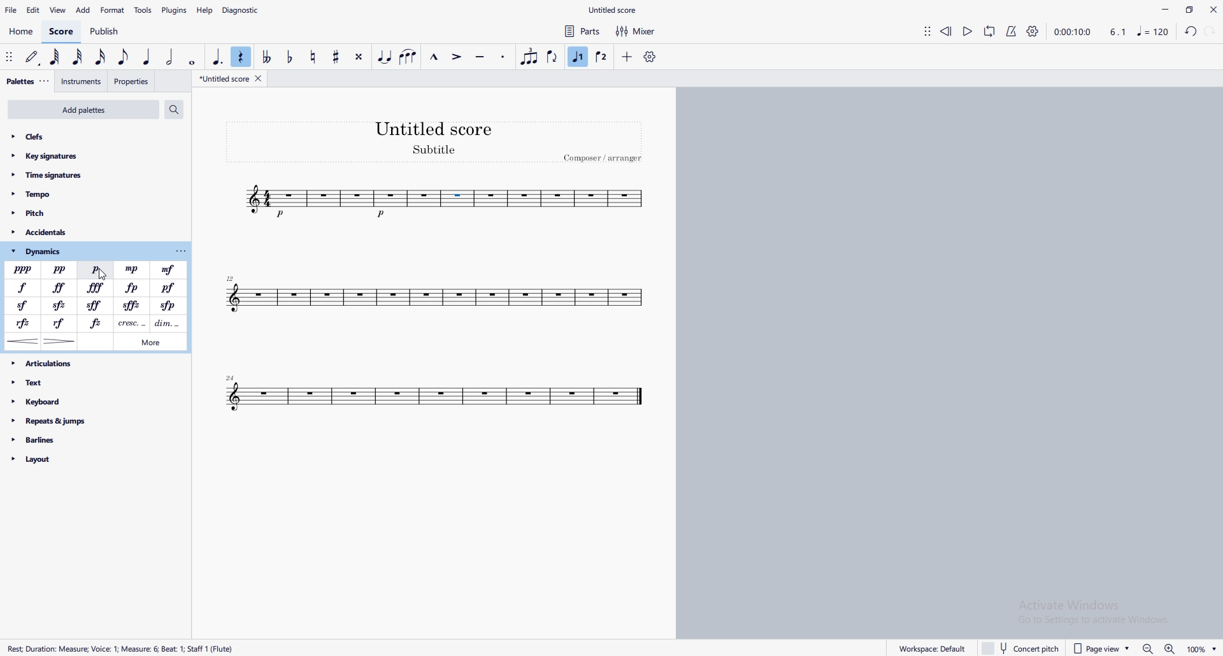 This screenshot has height=656, width=1223. What do you see at coordinates (480, 57) in the screenshot?
I see `tenuto` at bounding box center [480, 57].